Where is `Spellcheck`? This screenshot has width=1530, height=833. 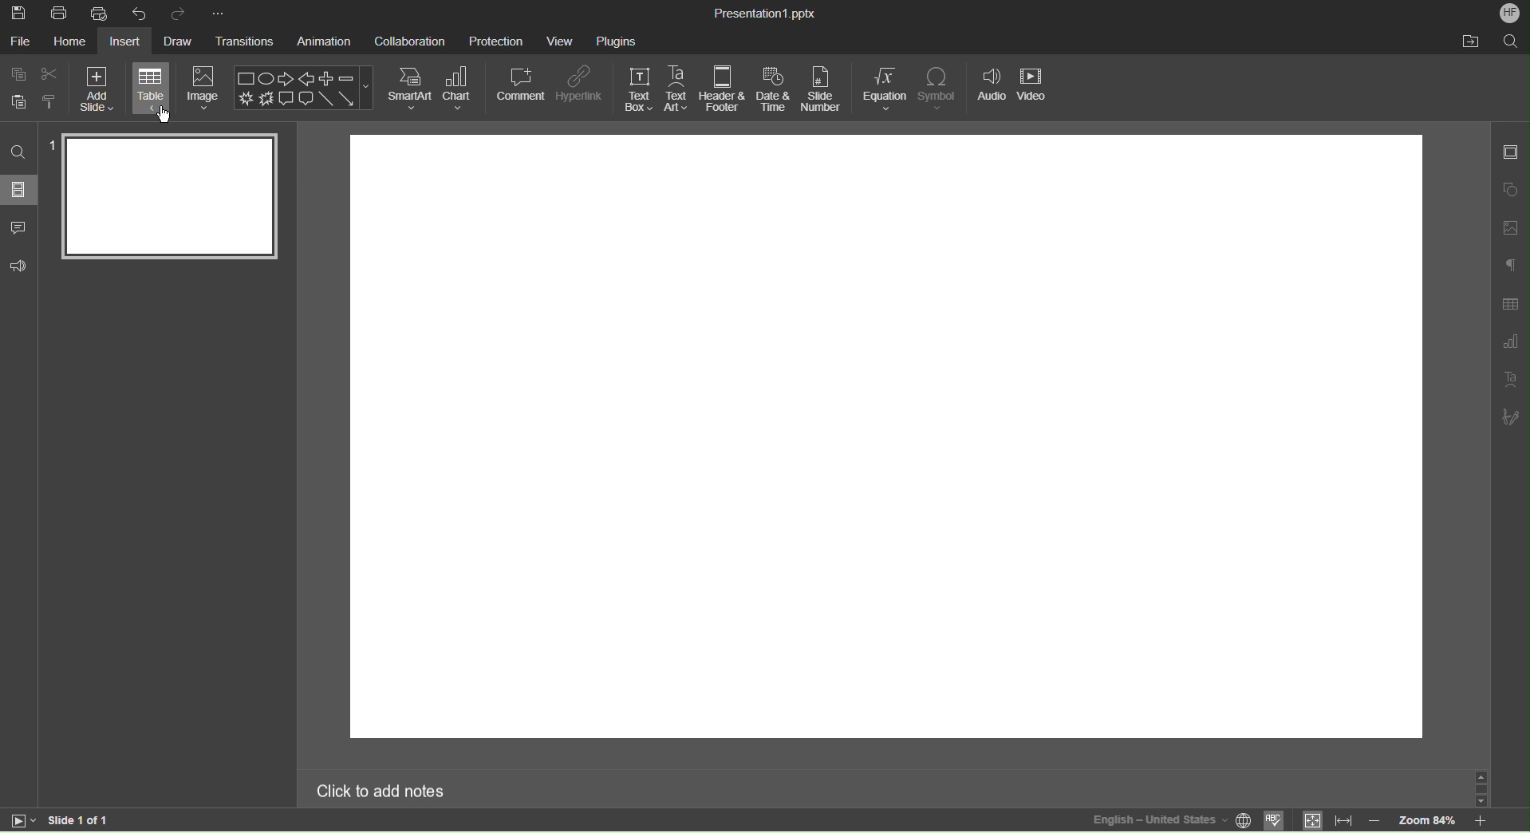 Spellcheck is located at coordinates (1275, 821).